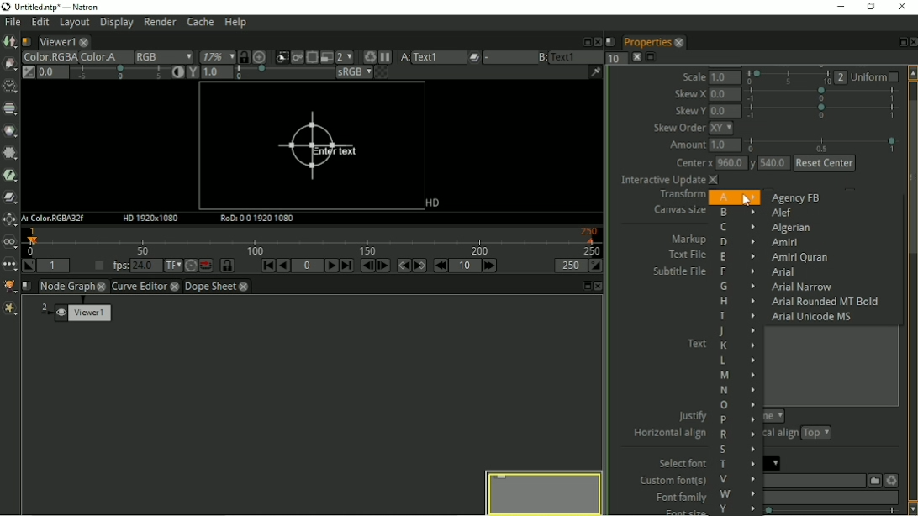  Describe the element at coordinates (736, 345) in the screenshot. I see `K` at that location.